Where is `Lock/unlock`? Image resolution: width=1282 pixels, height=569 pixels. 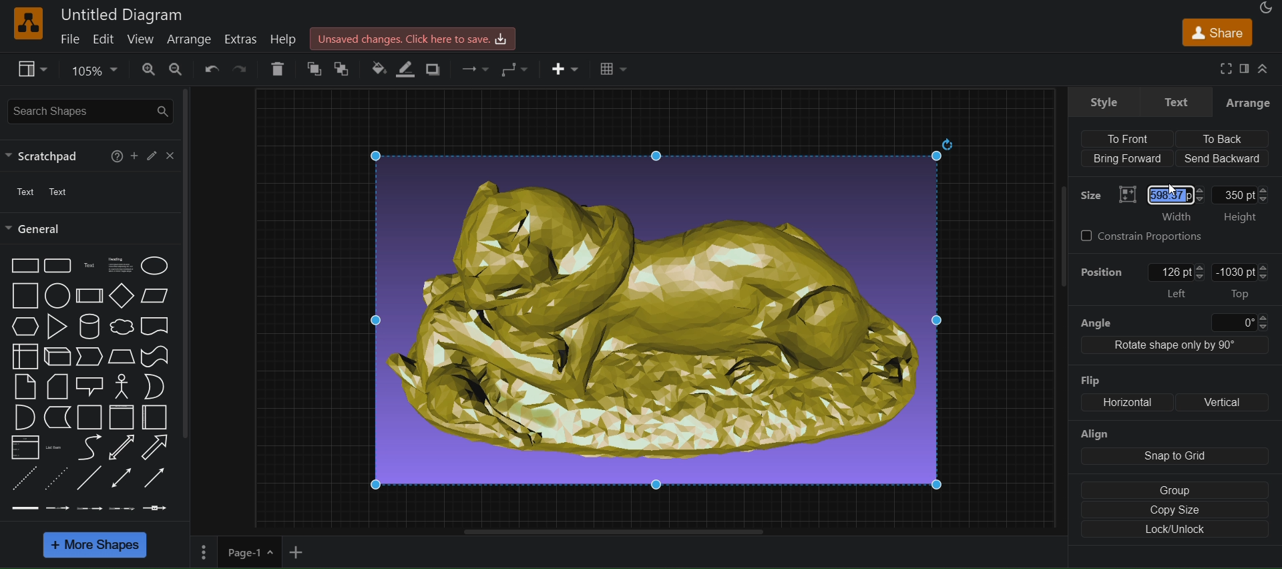 Lock/unlock is located at coordinates (1176, 531).